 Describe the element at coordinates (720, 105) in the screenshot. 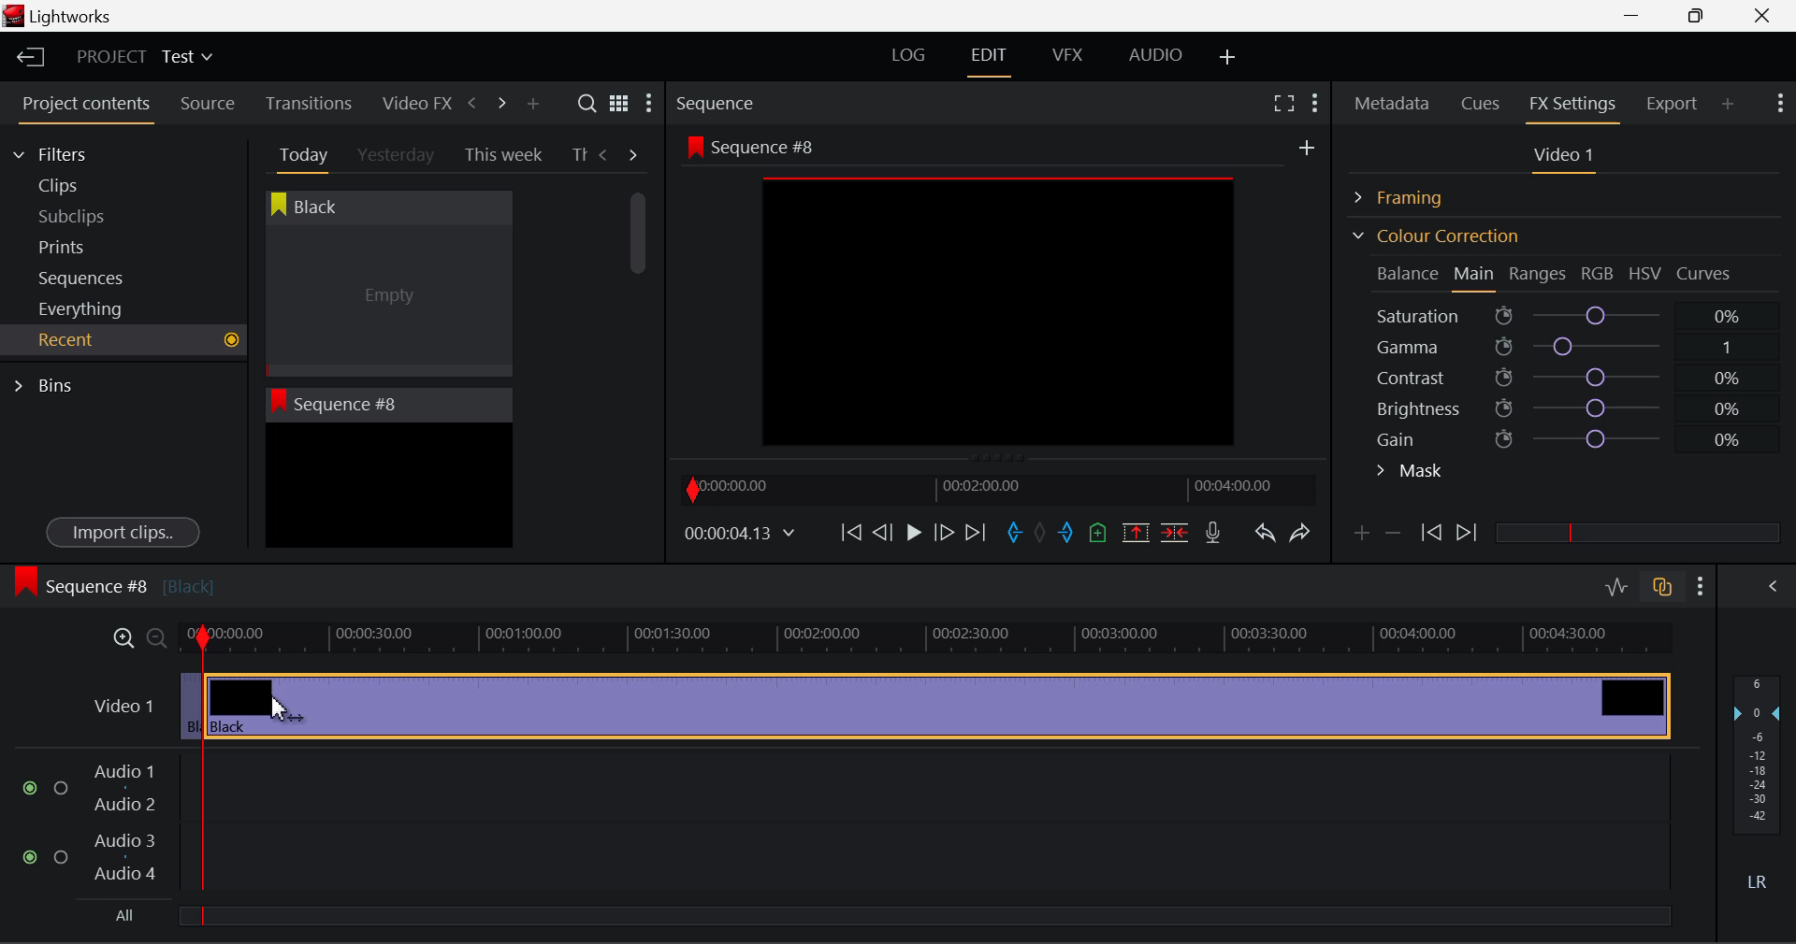

I see `Sequence Preview Section` at that location.